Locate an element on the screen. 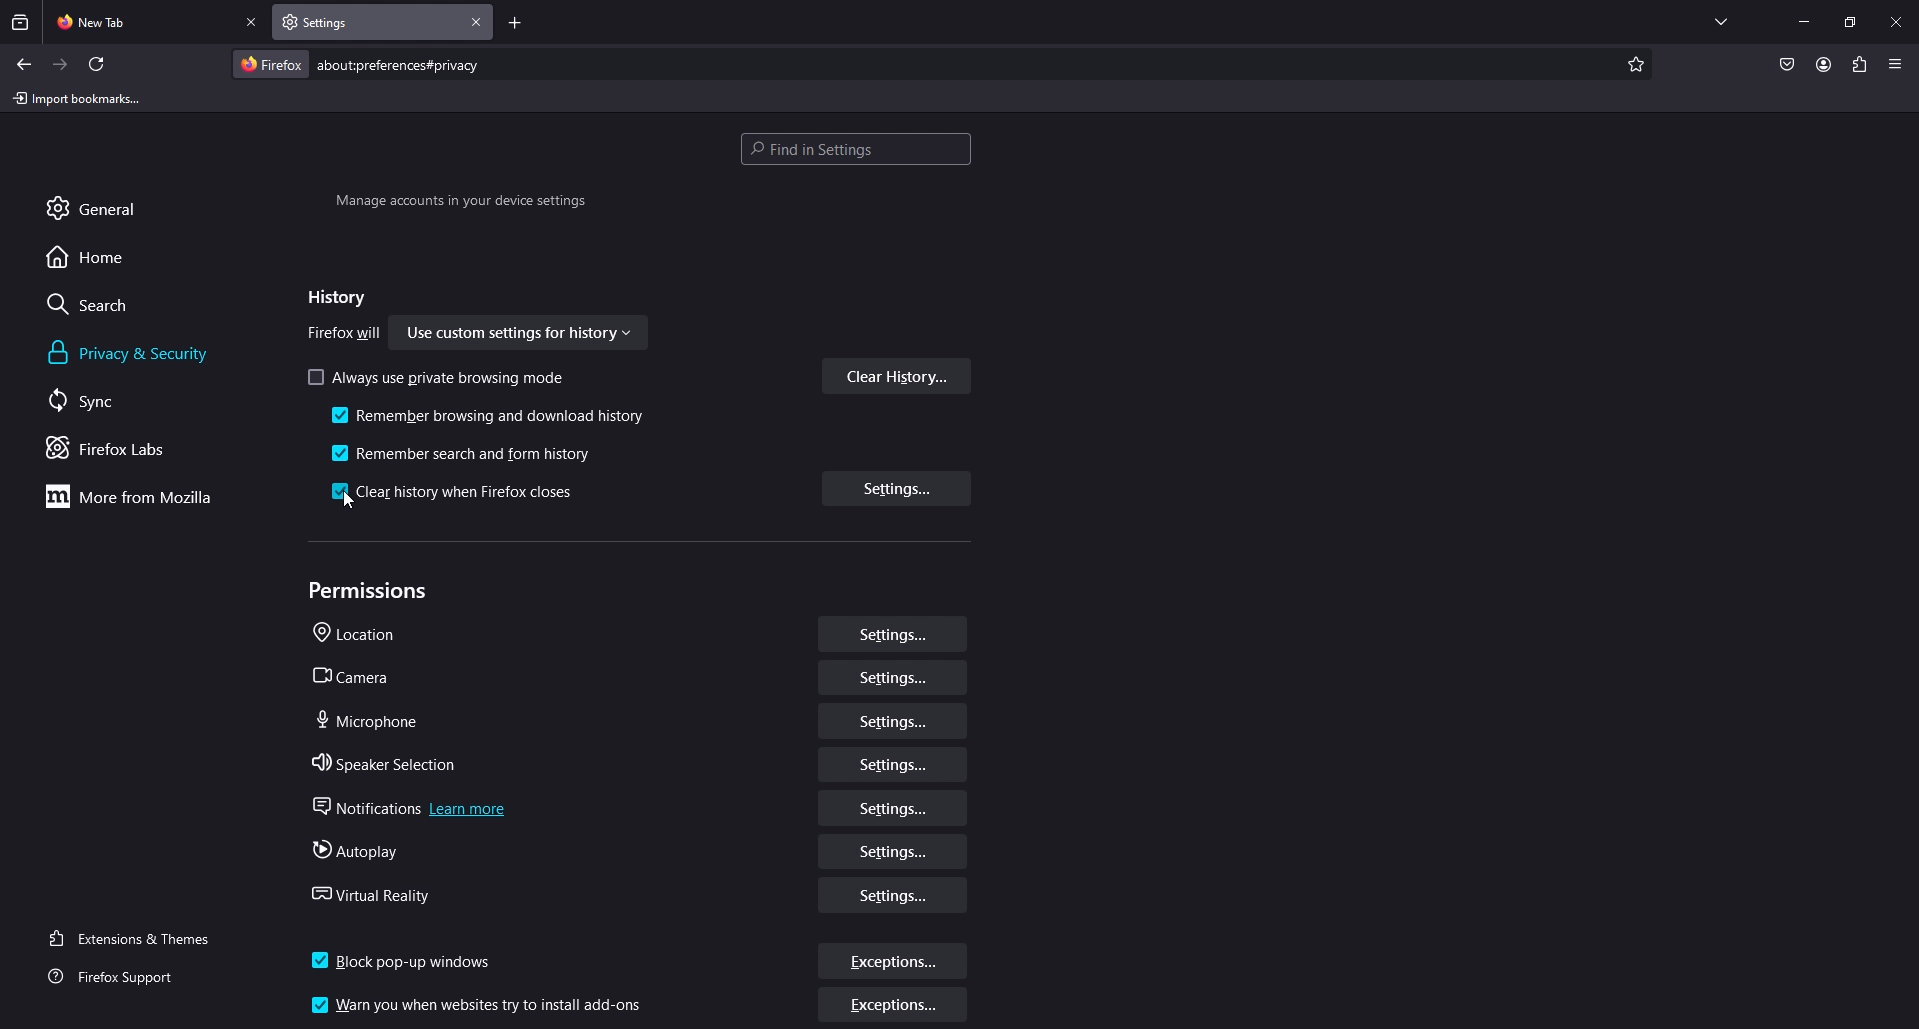 The image size is (1919, 1029). firefox logo is located at coordinates (270, 64).